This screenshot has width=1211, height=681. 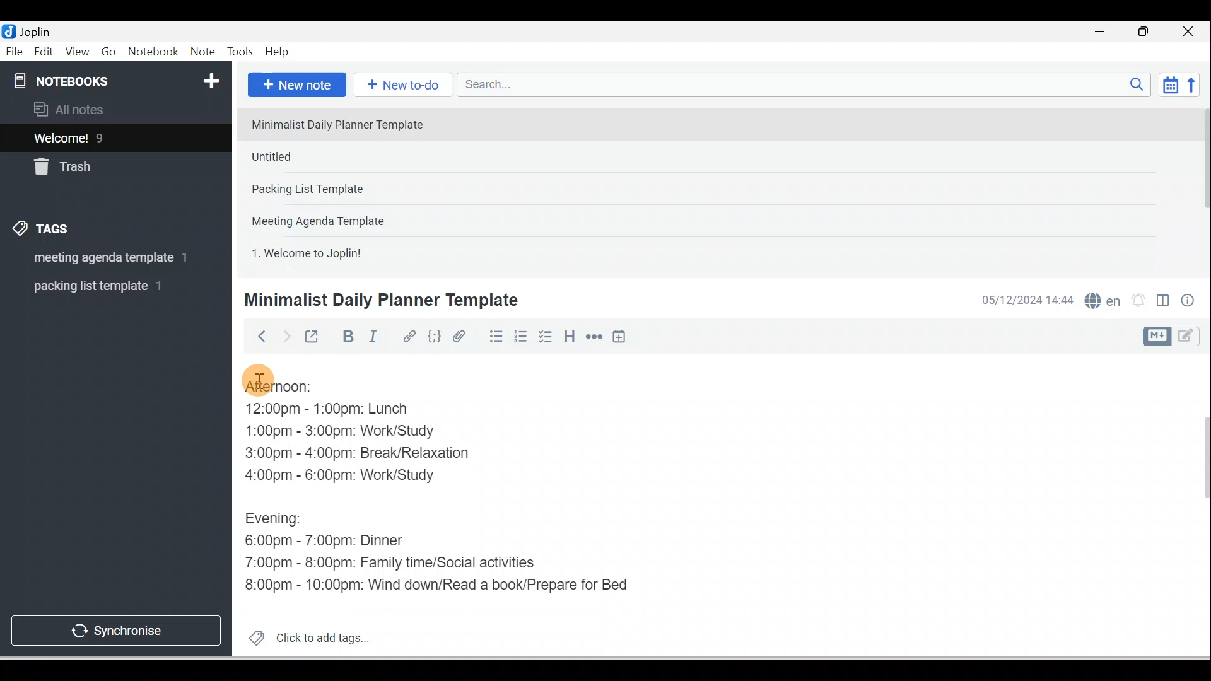 What do you see at coordinates (595, 337) in the screenshot?
I see `Horizontal rule` at bounding box center [595, 337].